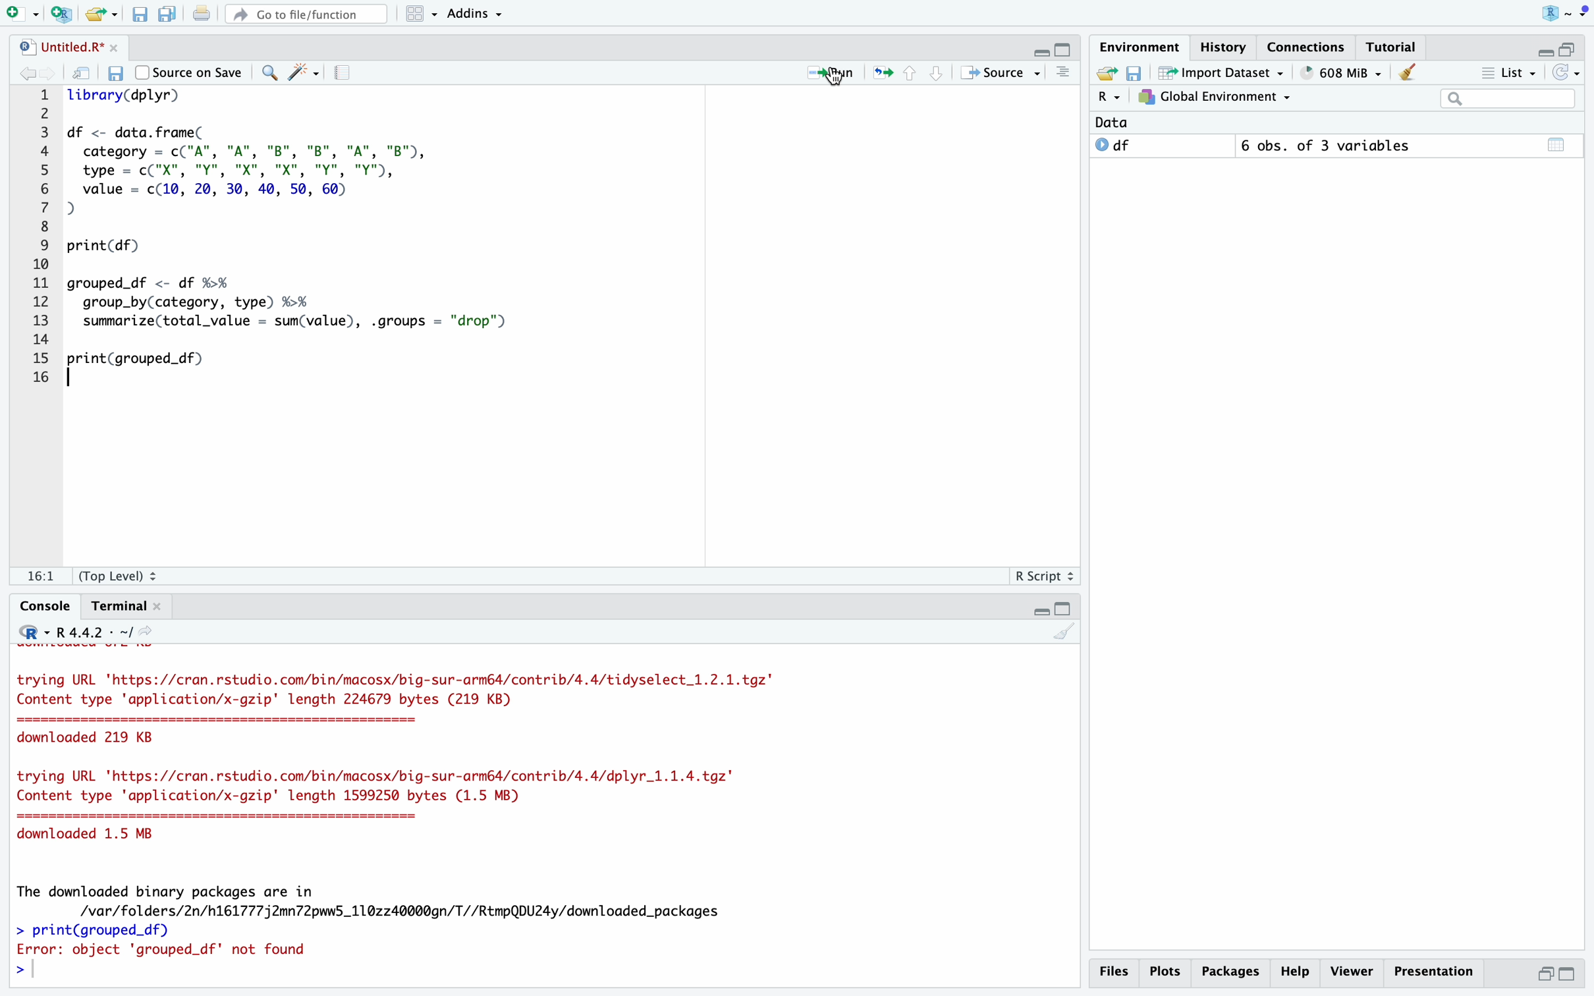 This screenshot has width=1594, height=996. Describe the element at coordinates (84, 73) in the screenshot. I see `Open in new window` at that location.